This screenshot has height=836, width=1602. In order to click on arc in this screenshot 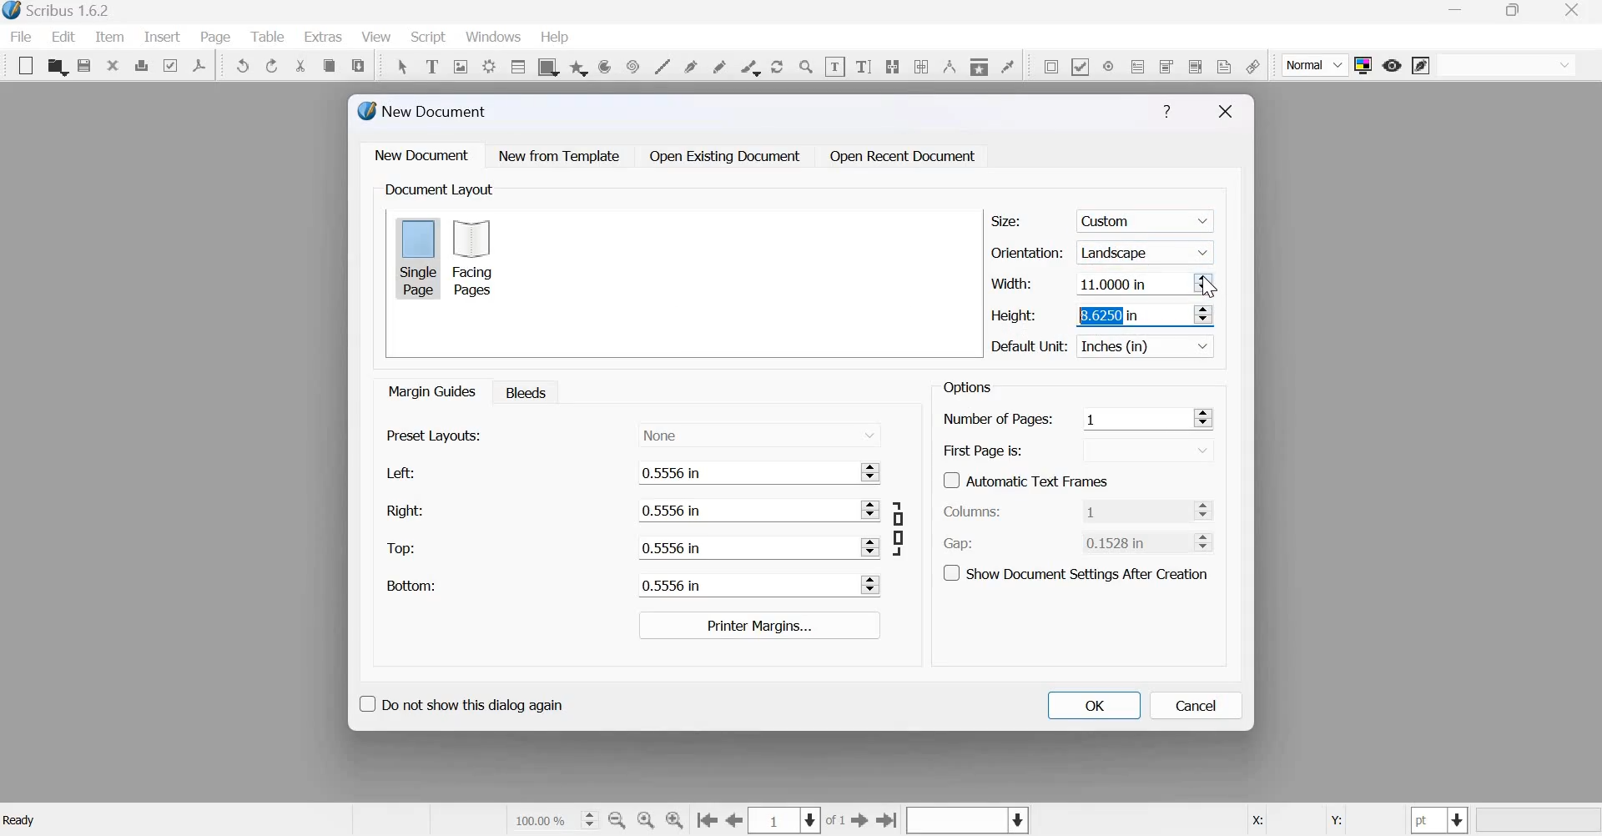, I will do `click(578, 66)`.